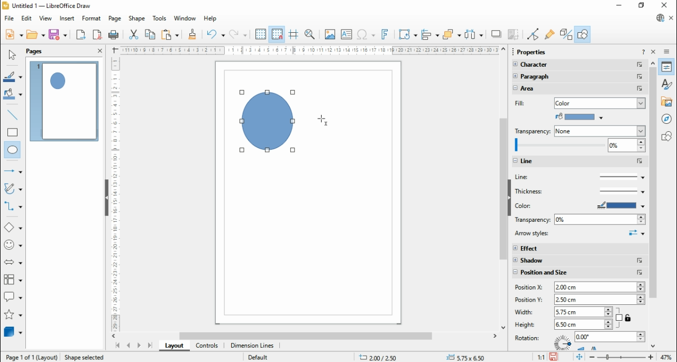  What do you see at coordinates (117, 346) in the screenshot?
I see `first page` at bounding box center [117, 346].